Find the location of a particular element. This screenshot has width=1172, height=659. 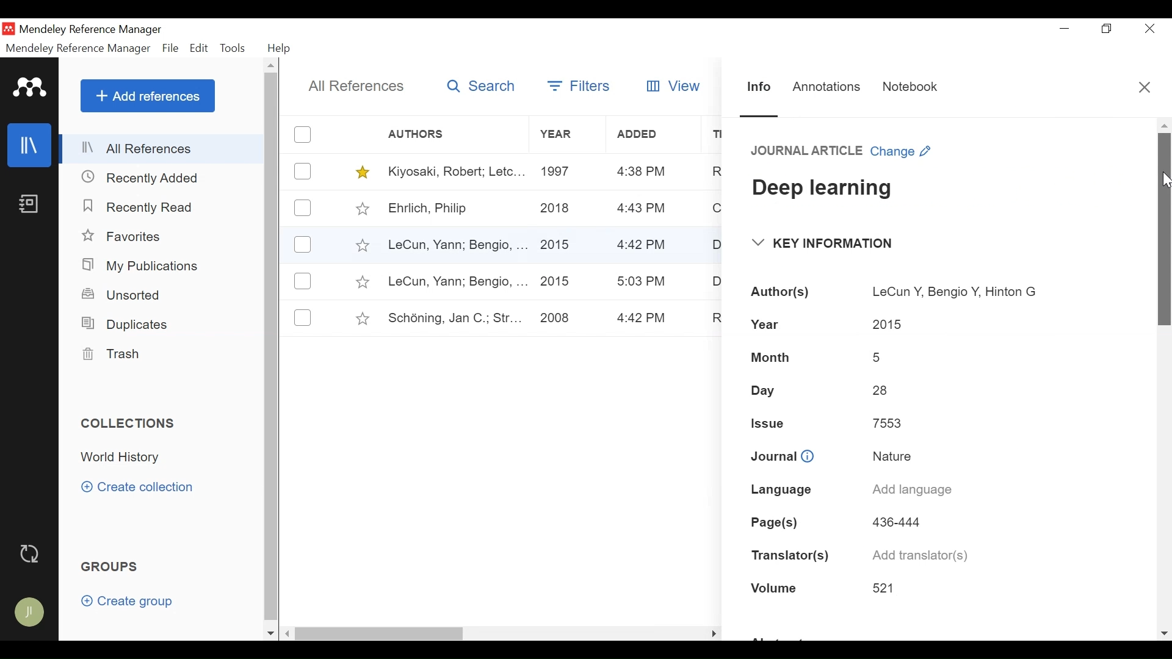

Trash is located at coordinates (110, 355).